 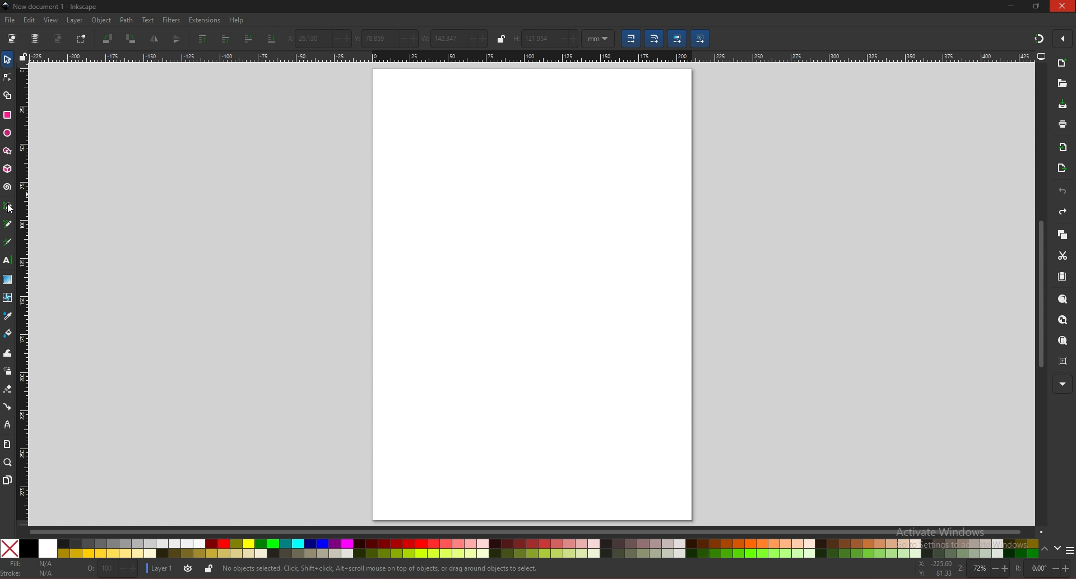 What do you see at coordinates (112, 568) in the screenshot?
I see `opacity` at bounding box center [112, 568].